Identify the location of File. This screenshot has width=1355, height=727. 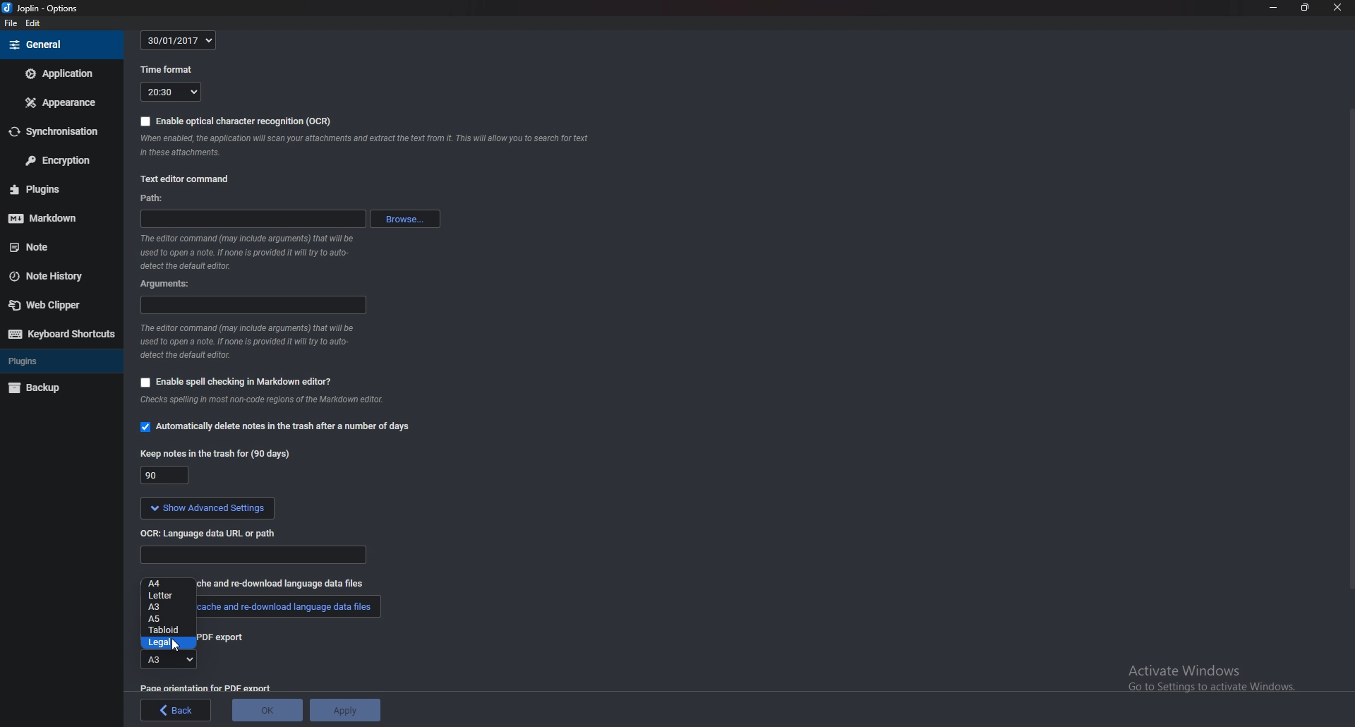
(11, 23).